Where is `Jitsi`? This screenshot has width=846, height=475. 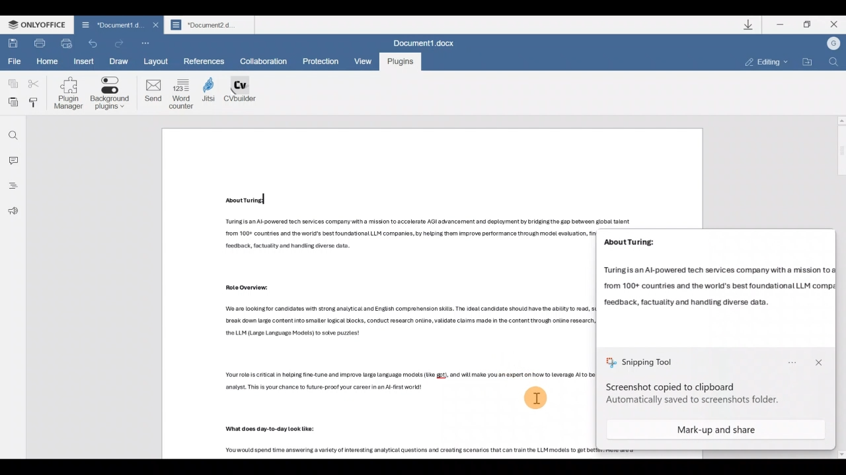
Jitsi is located at coordinates (210, 92).